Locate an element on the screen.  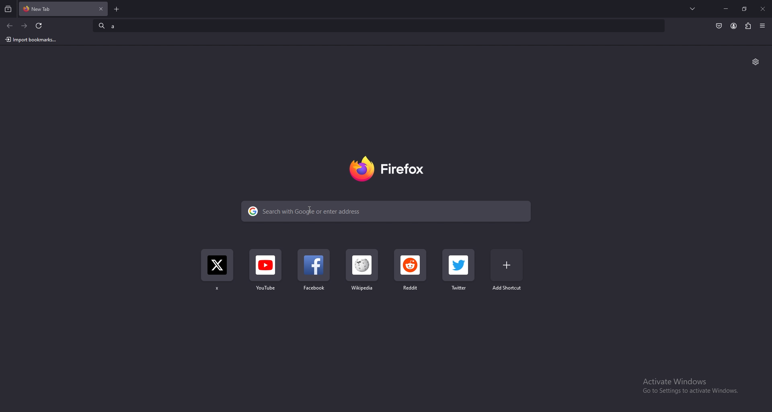
customize is located at coordinates (756, 62).